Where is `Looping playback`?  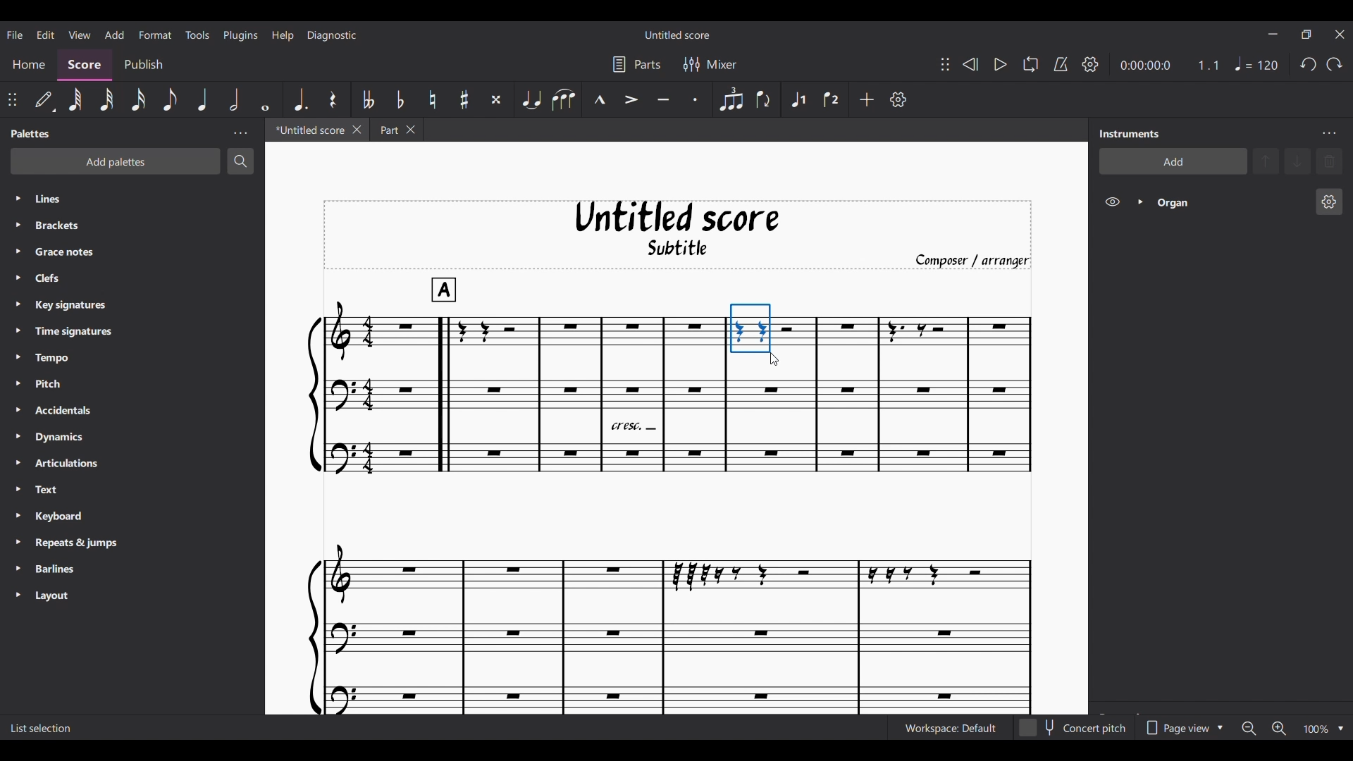 Looping playback is located at coordinates (1031, 64).